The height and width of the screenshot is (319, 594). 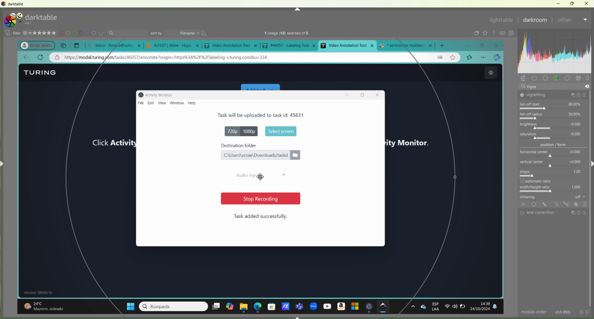 I want to click on tab, so click(x=232, y=46).